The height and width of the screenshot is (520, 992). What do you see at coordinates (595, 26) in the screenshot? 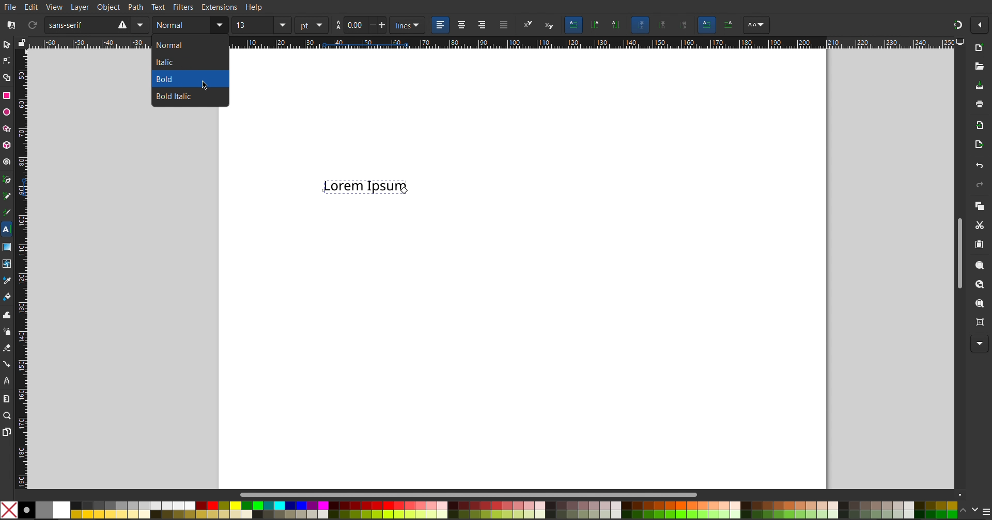
I see `Vertical text right to left` at bounding box center [595, 26].